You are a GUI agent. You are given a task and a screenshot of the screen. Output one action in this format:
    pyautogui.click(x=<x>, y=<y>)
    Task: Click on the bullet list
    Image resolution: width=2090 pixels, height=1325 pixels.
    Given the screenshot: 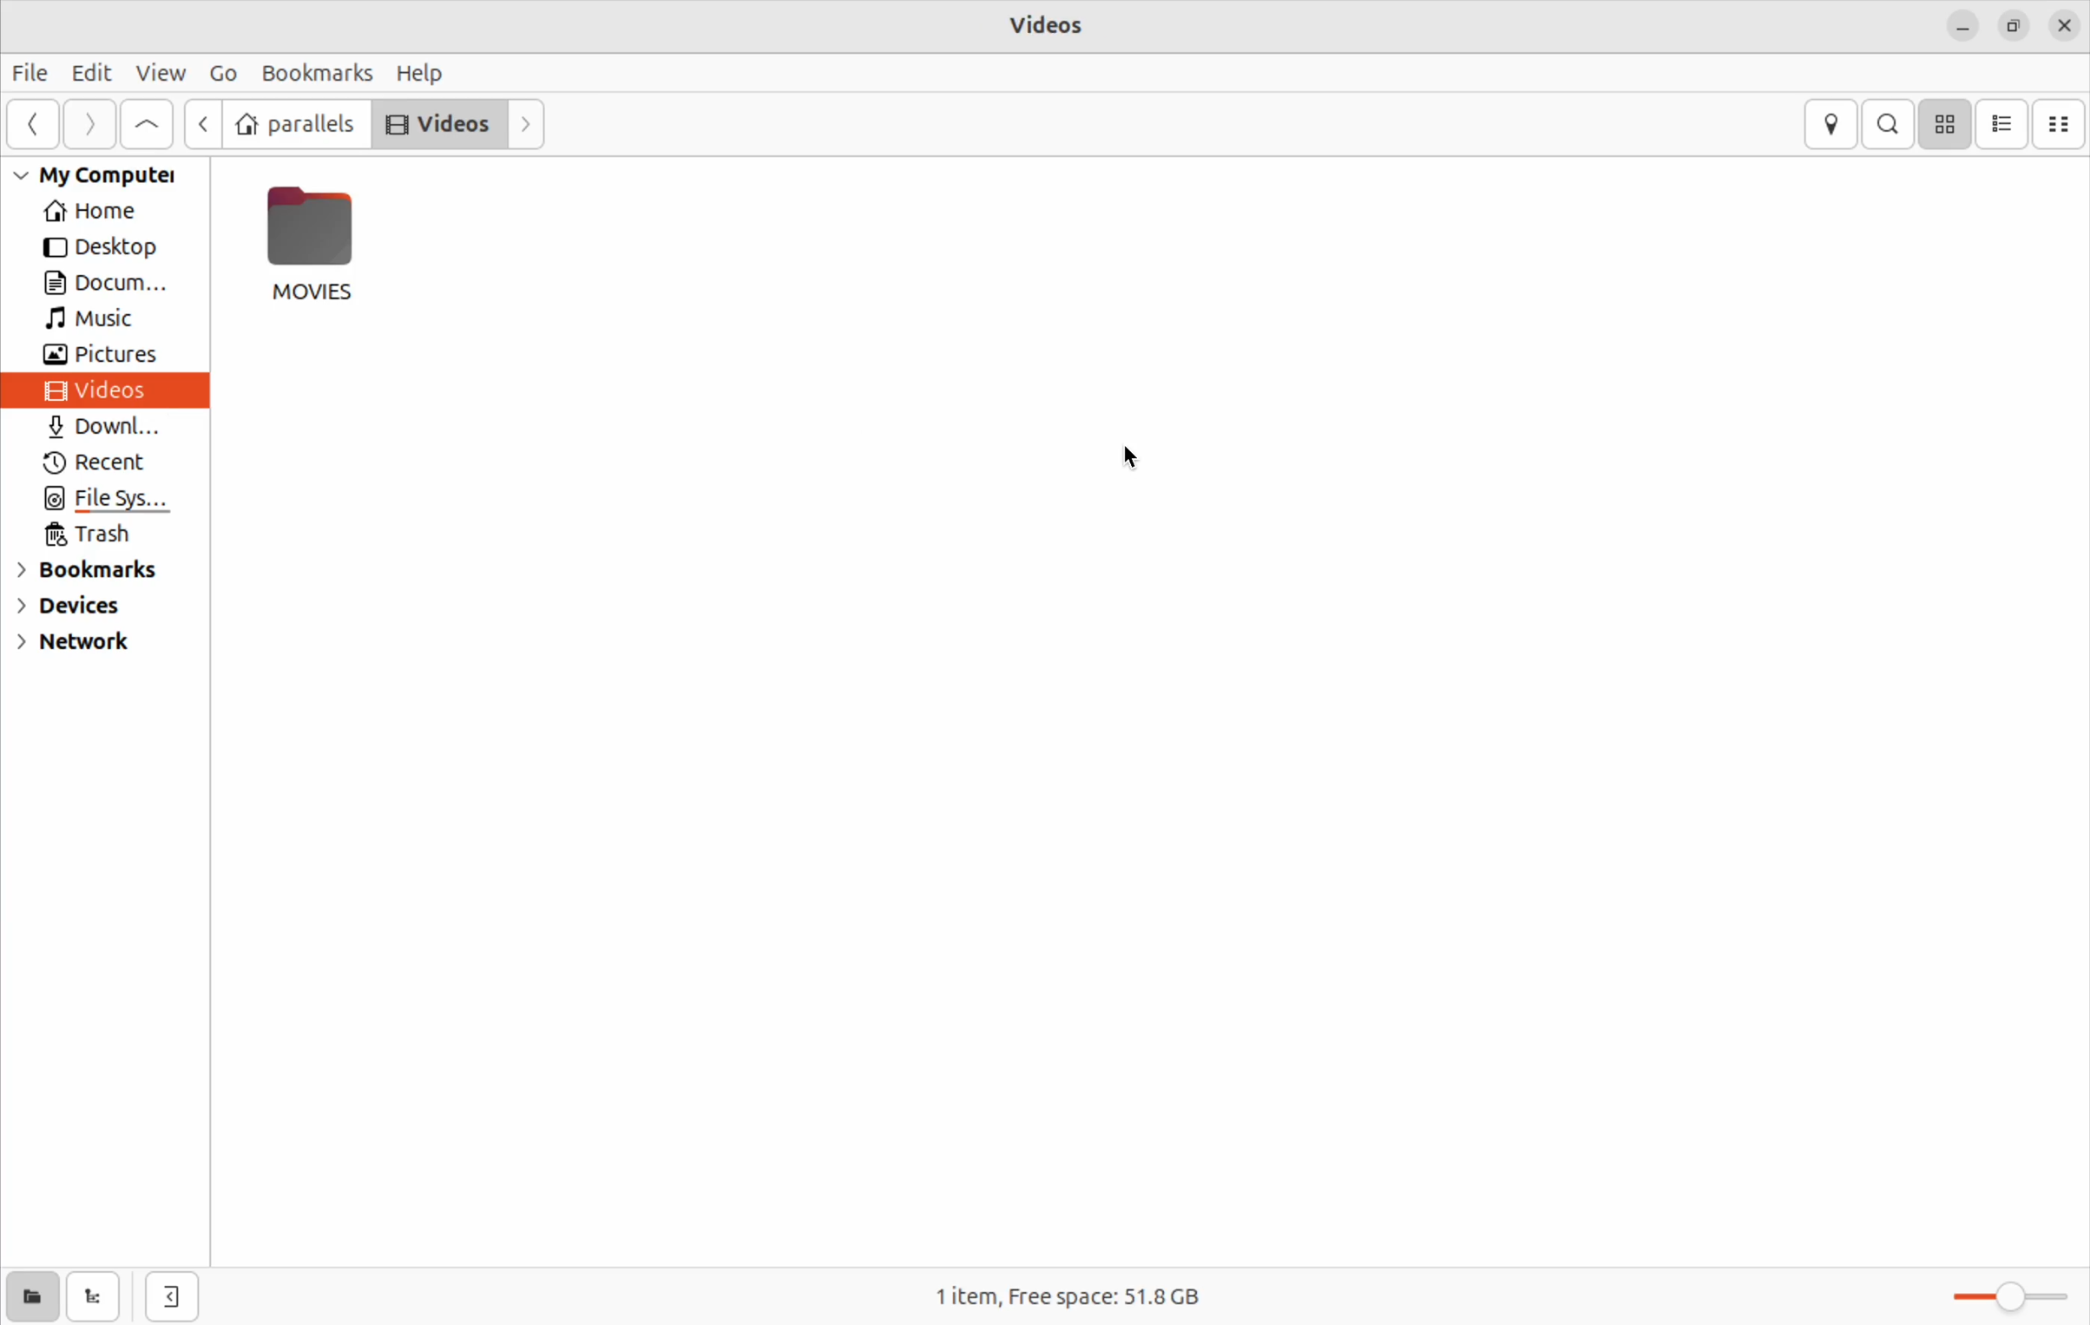 What is the action you would take?
    pyautogui.click(x=2001, y=123)
    